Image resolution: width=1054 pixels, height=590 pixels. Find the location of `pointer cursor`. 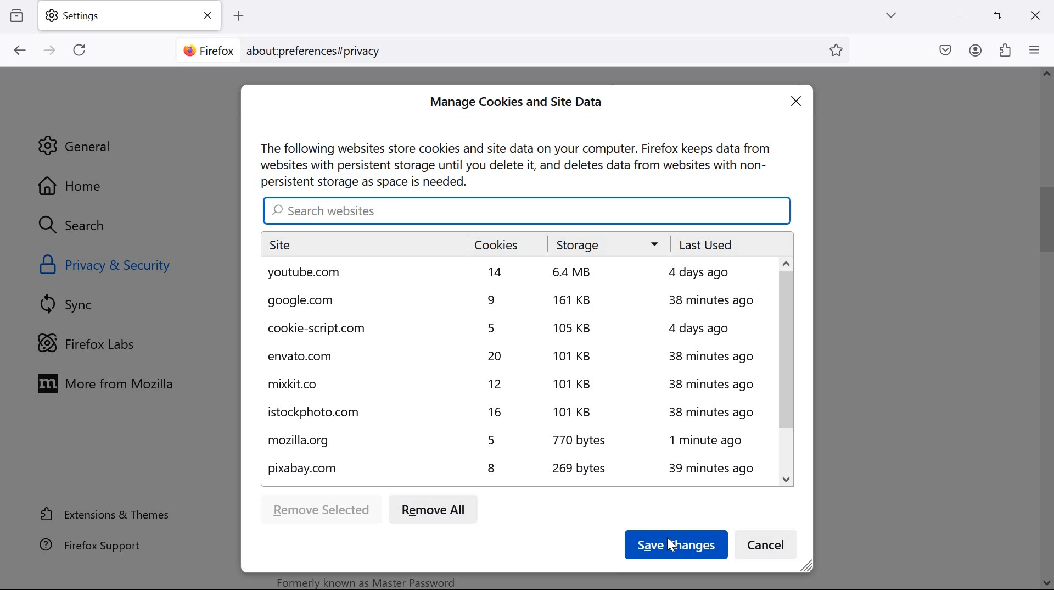

pointer cursor is located at coordinates (670, 542).